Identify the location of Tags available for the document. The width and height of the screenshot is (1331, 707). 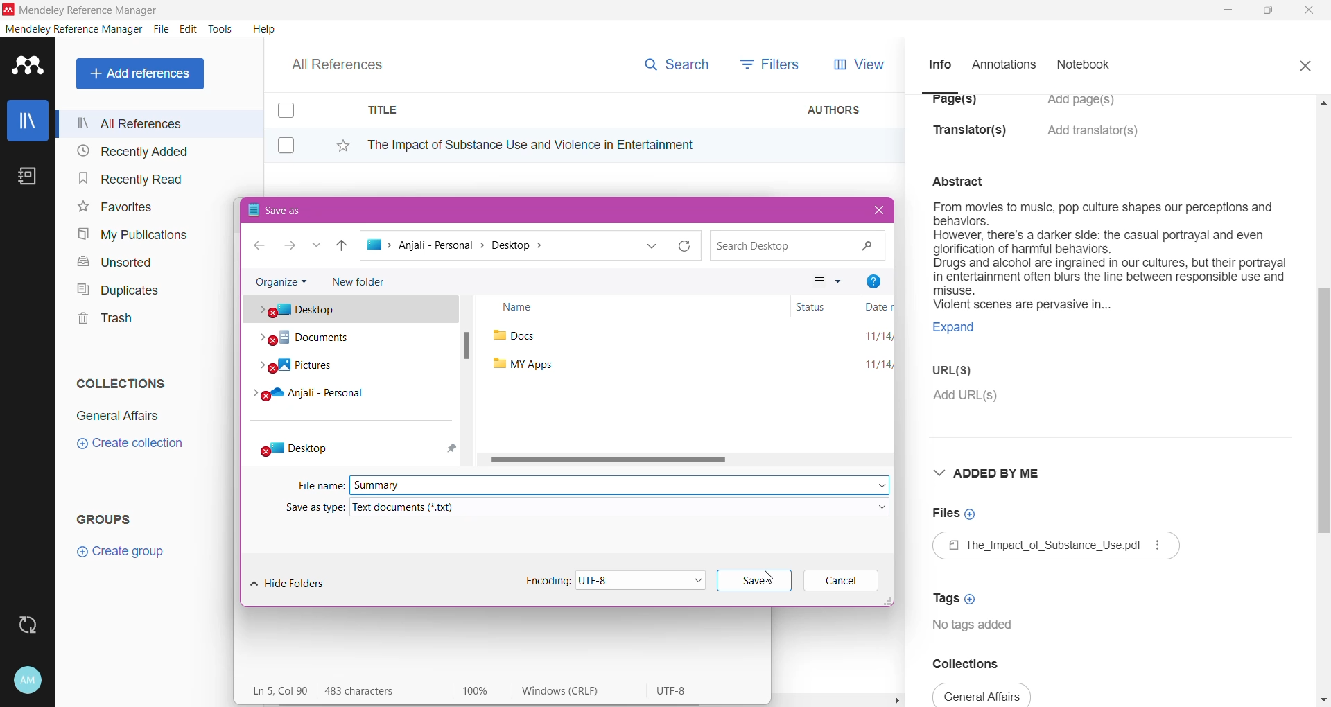
(976, 627).